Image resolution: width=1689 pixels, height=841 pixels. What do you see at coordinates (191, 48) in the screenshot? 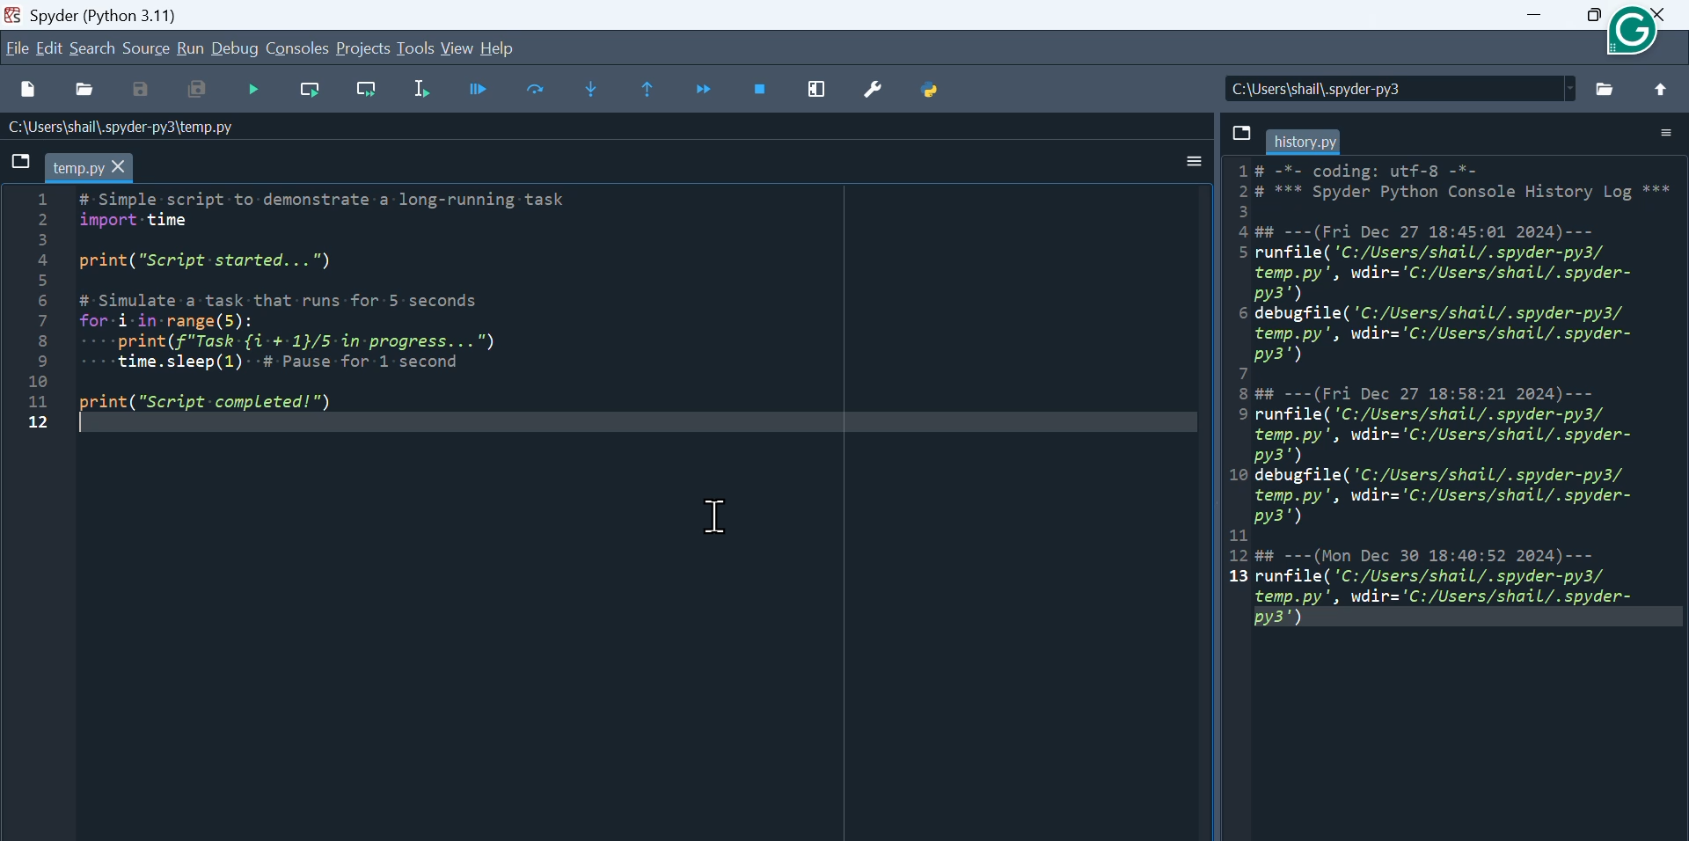
I see `Run` at bounding box center [191, 48].